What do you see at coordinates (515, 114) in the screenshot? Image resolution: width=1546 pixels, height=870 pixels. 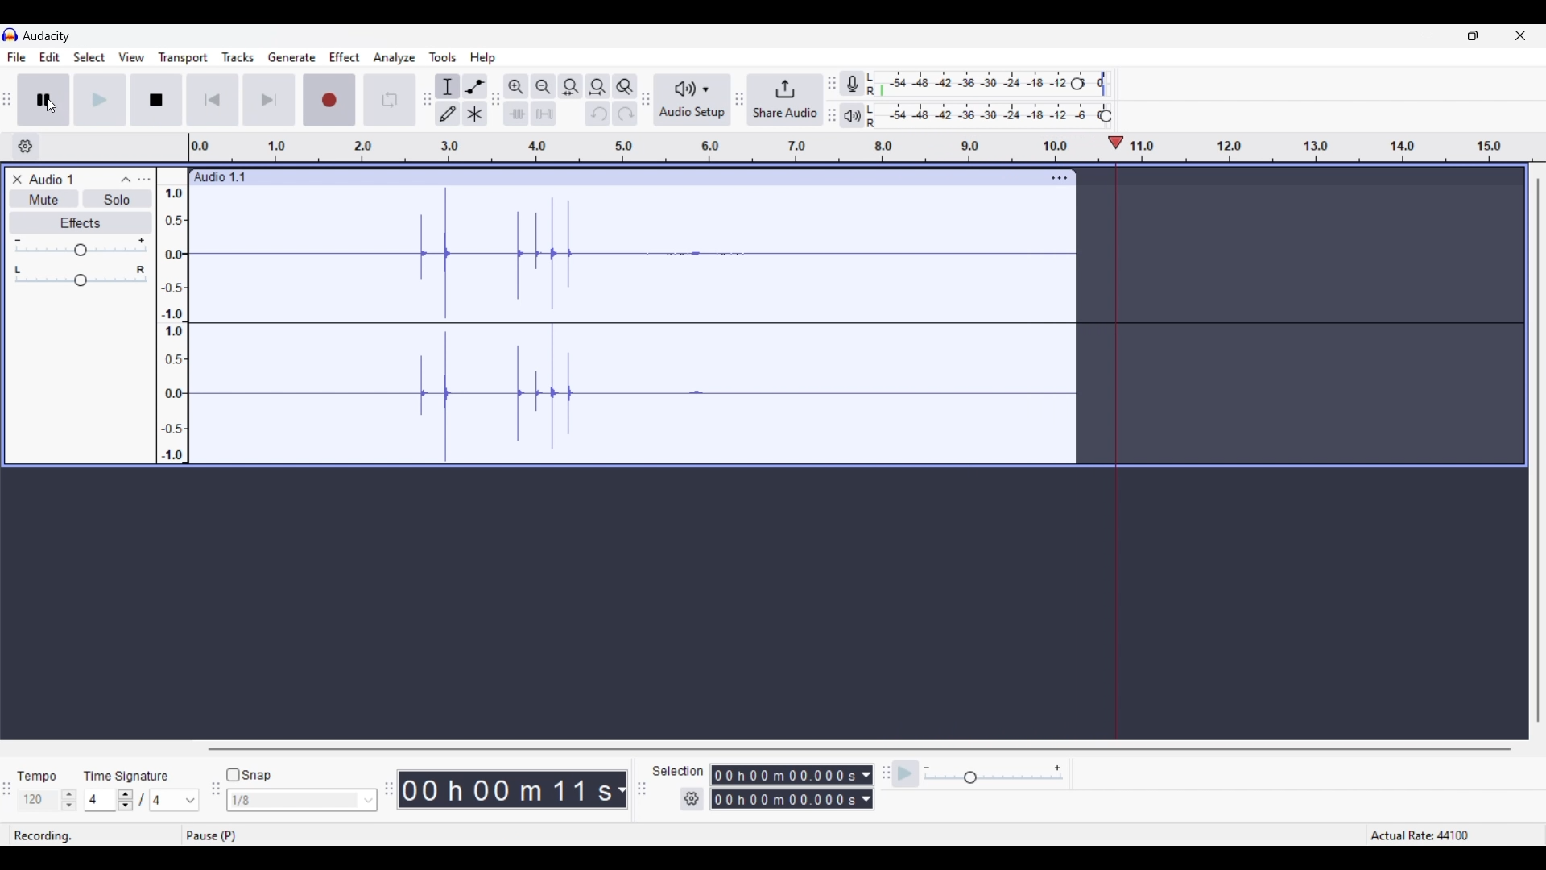 I see `Trim audio outside selection` at bounding box center [515, 114].